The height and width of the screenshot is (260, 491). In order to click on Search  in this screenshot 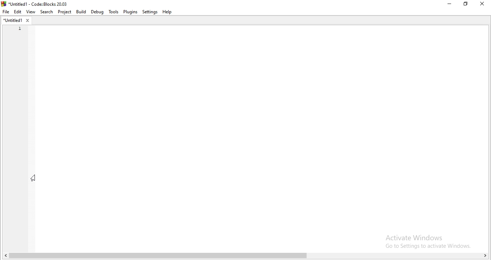, I will do `click(46, 12)`.